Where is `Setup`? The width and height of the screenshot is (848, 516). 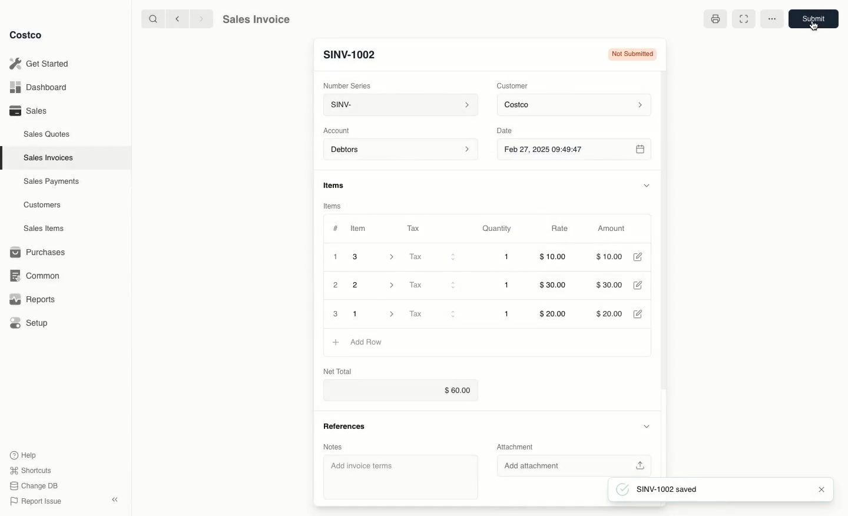 Setup is located at coordinates (30, 324).